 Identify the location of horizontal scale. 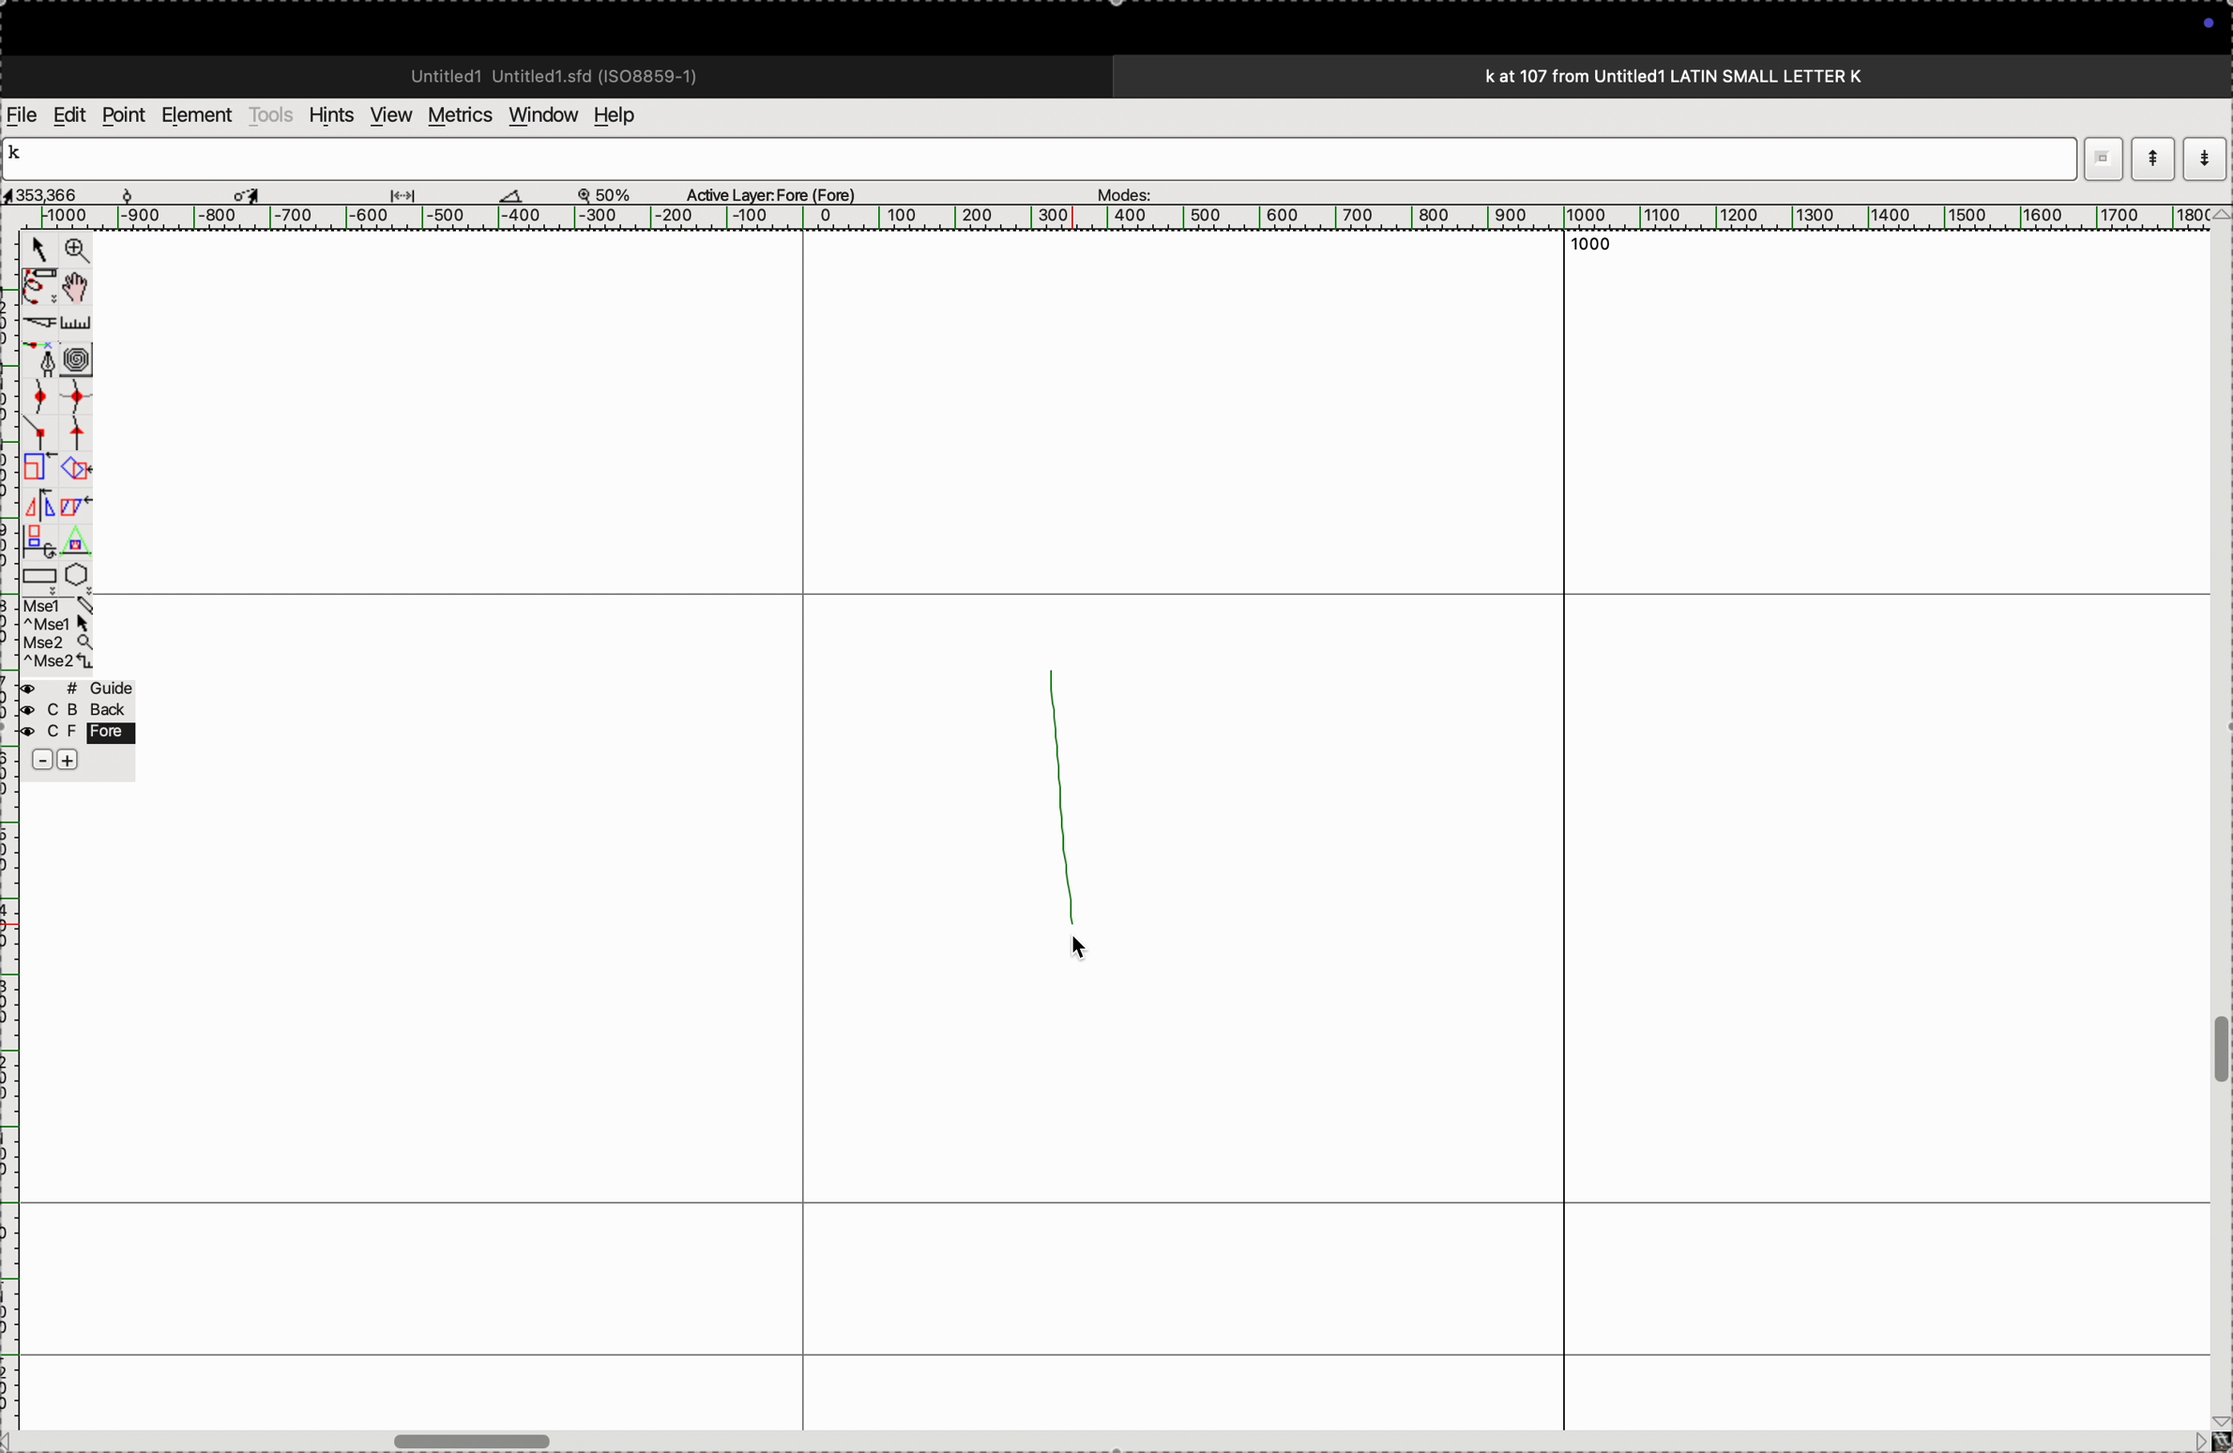
(1095, 218).